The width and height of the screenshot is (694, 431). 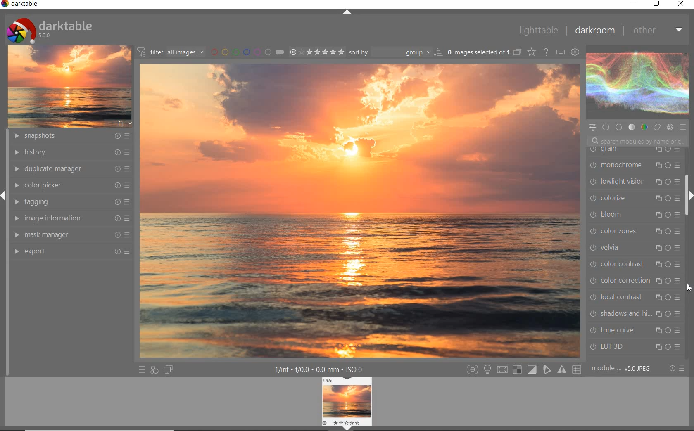 I want to click on IMAGE, so click(x=69, y=85).